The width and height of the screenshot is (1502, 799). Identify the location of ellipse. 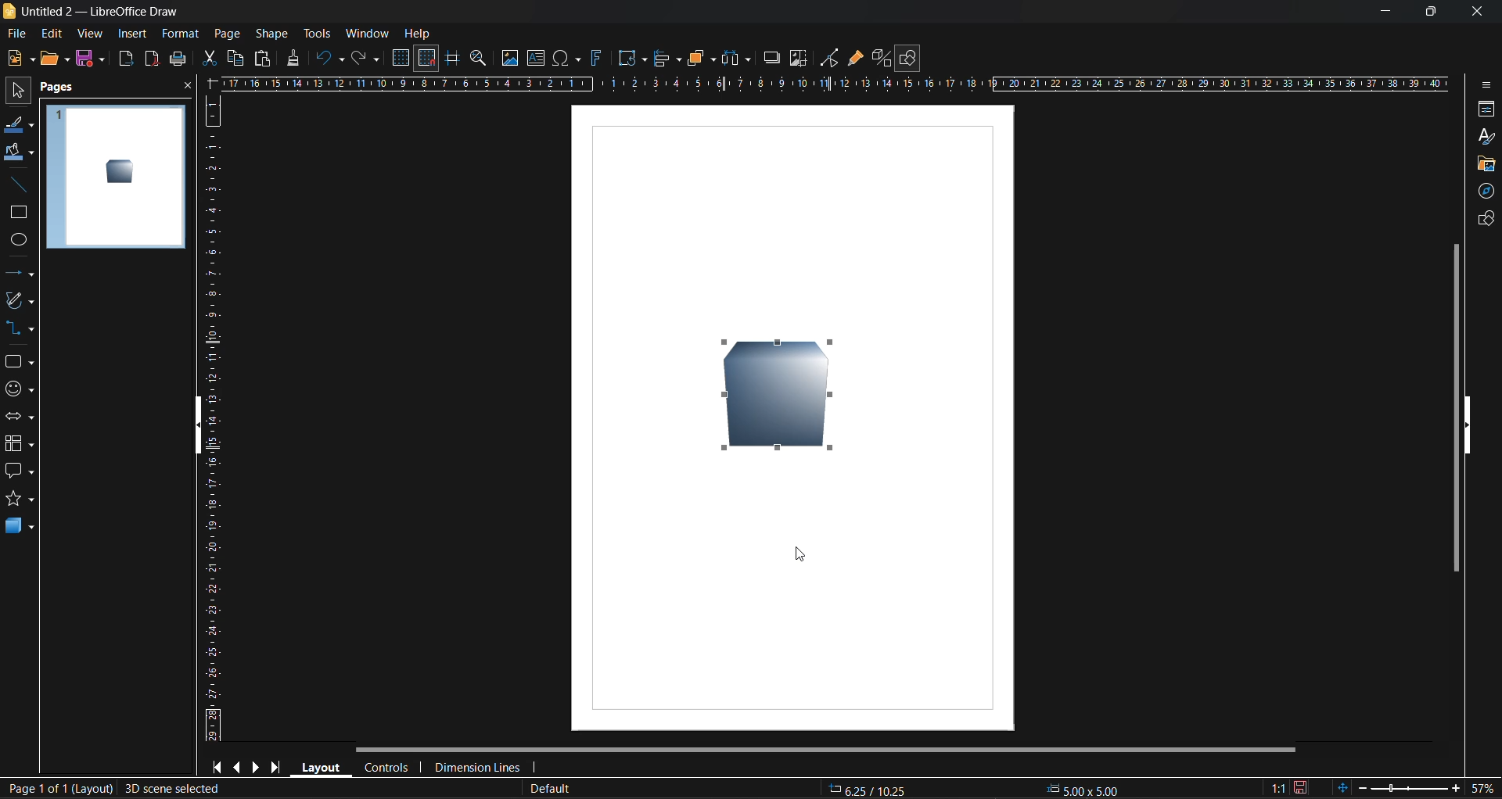
(19, 241).